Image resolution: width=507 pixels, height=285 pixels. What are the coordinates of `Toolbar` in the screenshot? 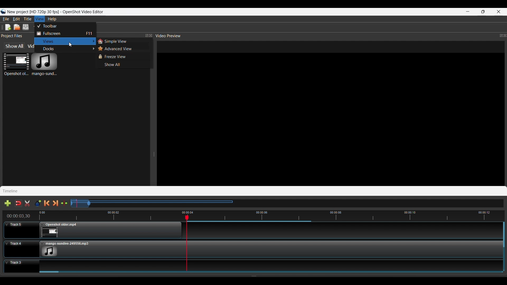 It's located at (65, 26).